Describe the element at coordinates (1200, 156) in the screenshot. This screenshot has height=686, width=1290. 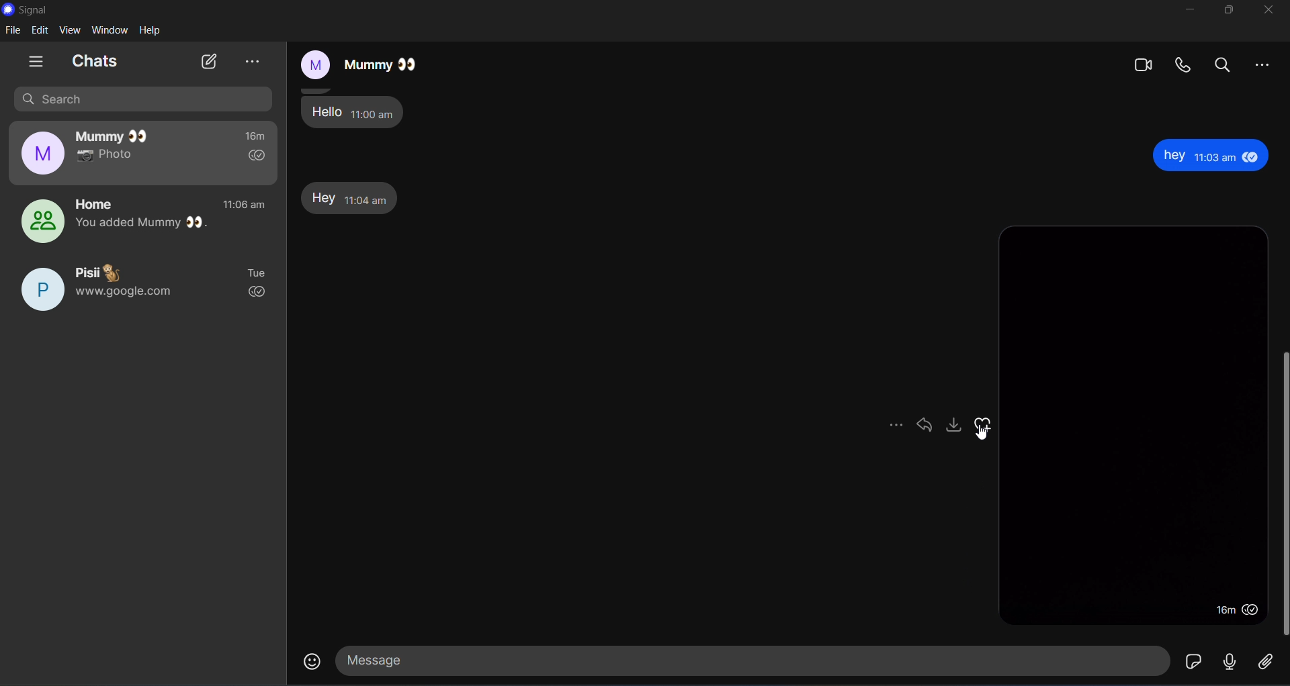
I see `hey message` at that location.